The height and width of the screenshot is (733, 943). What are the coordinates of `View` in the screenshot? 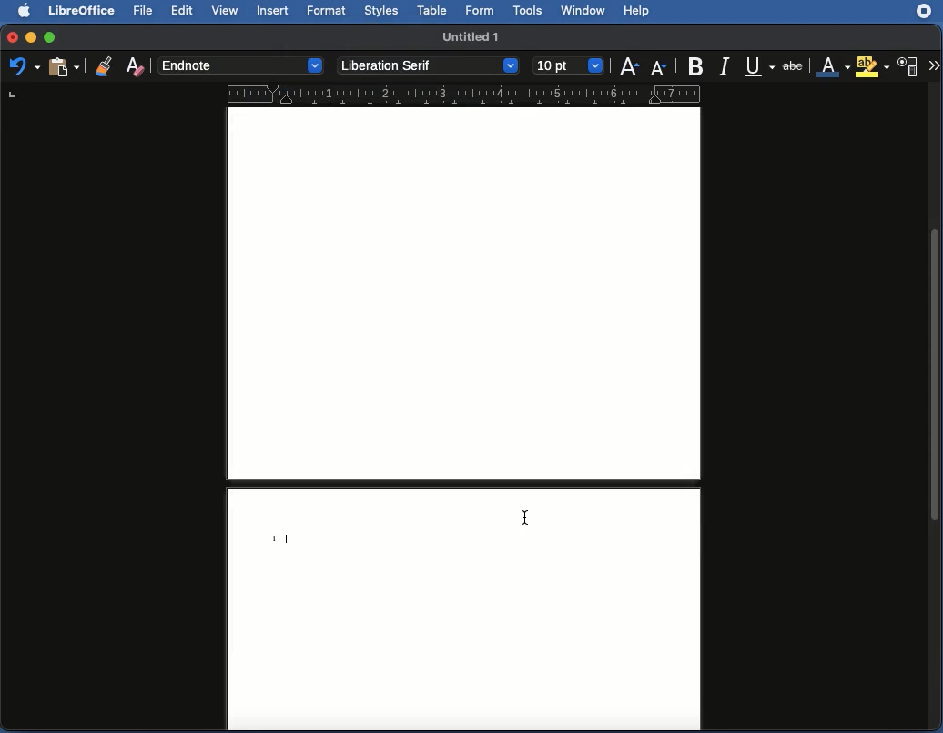 It's located at (225, 11).